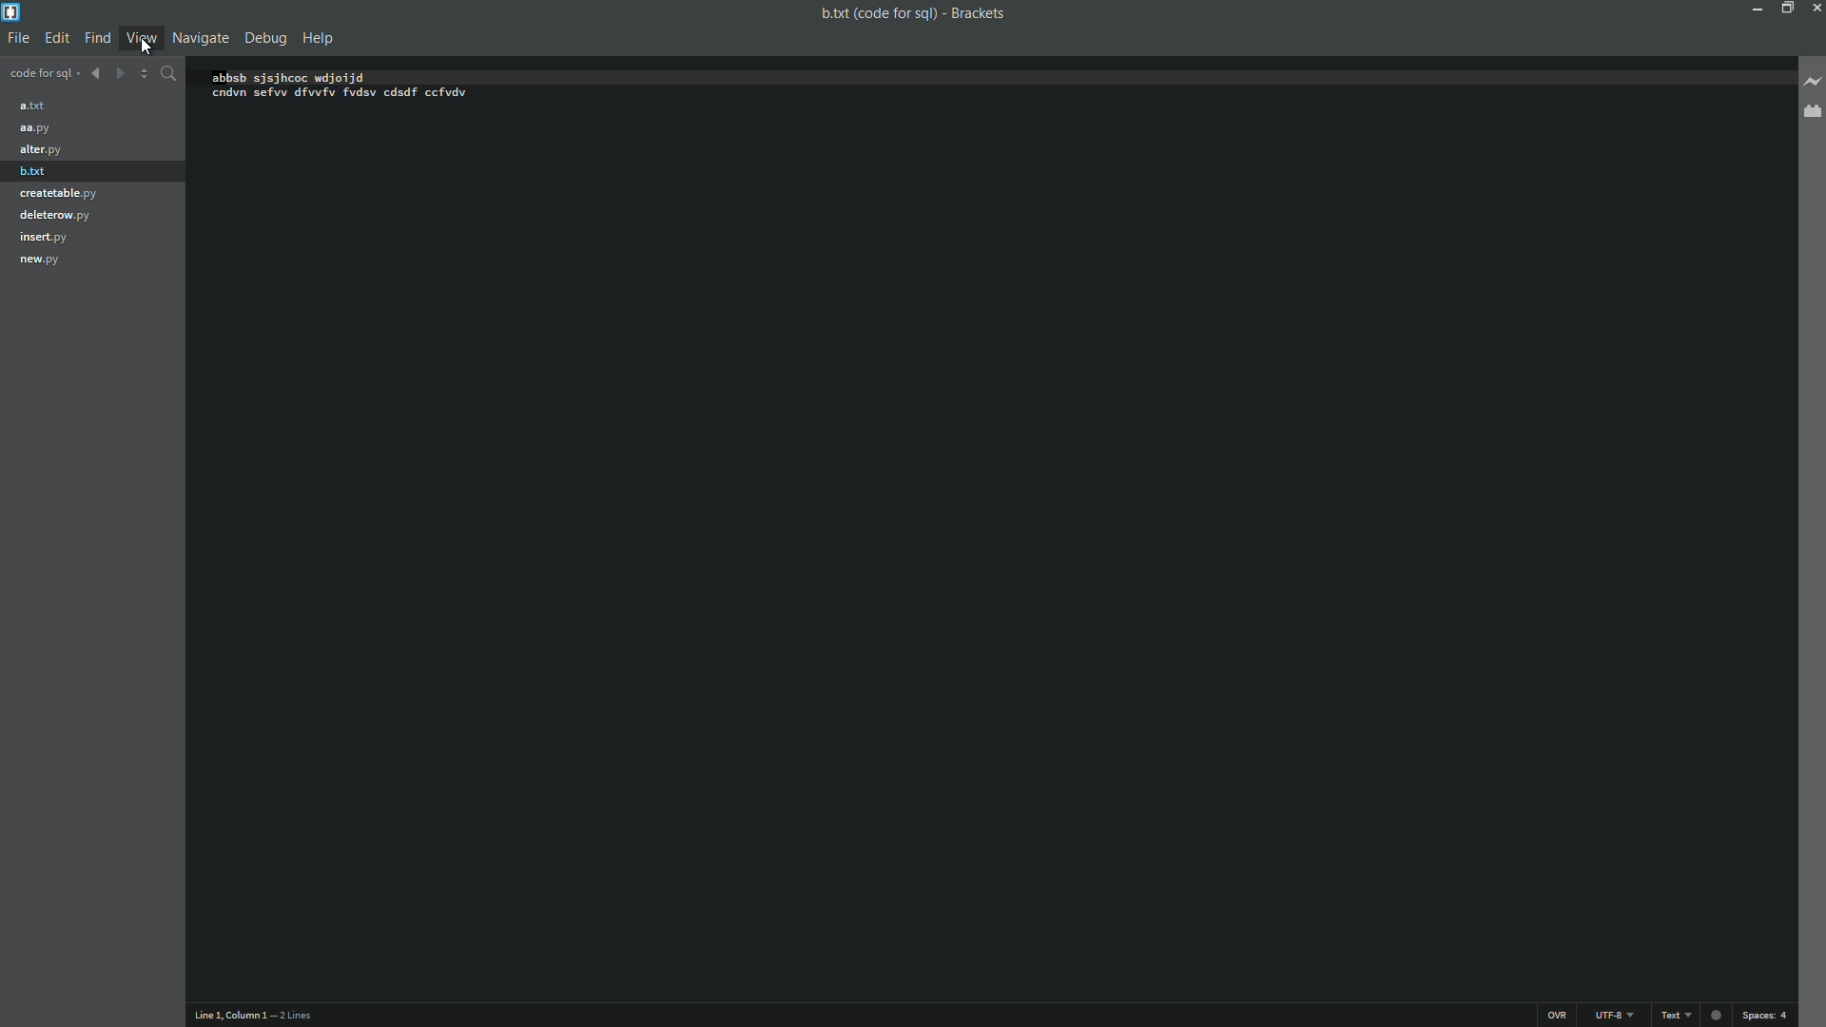 This screenshot has width=1826, height=1027. What do you see at coordinates (55, 191) in the screenshot?
I see `creatable.py` at bounding box center [55, 191].